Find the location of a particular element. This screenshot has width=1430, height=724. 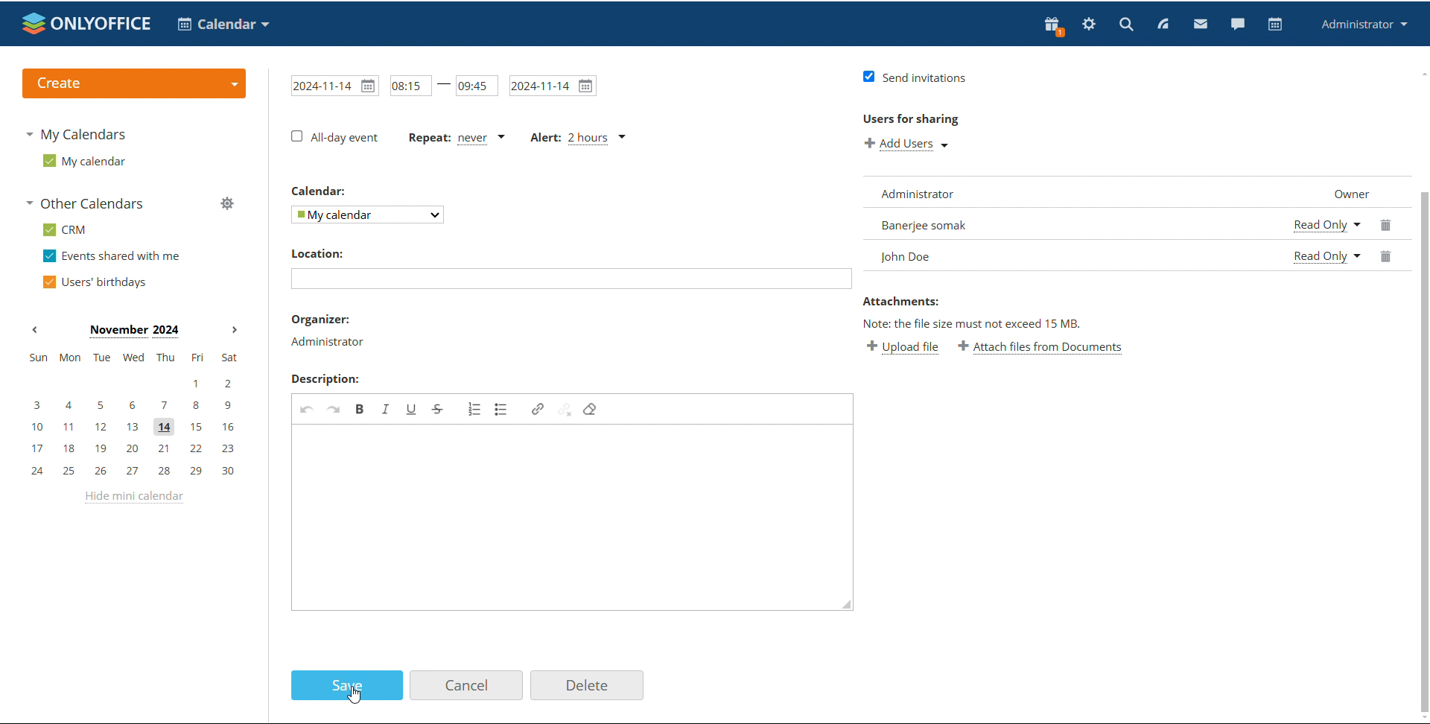

search is located at coordinates (1126, 23).